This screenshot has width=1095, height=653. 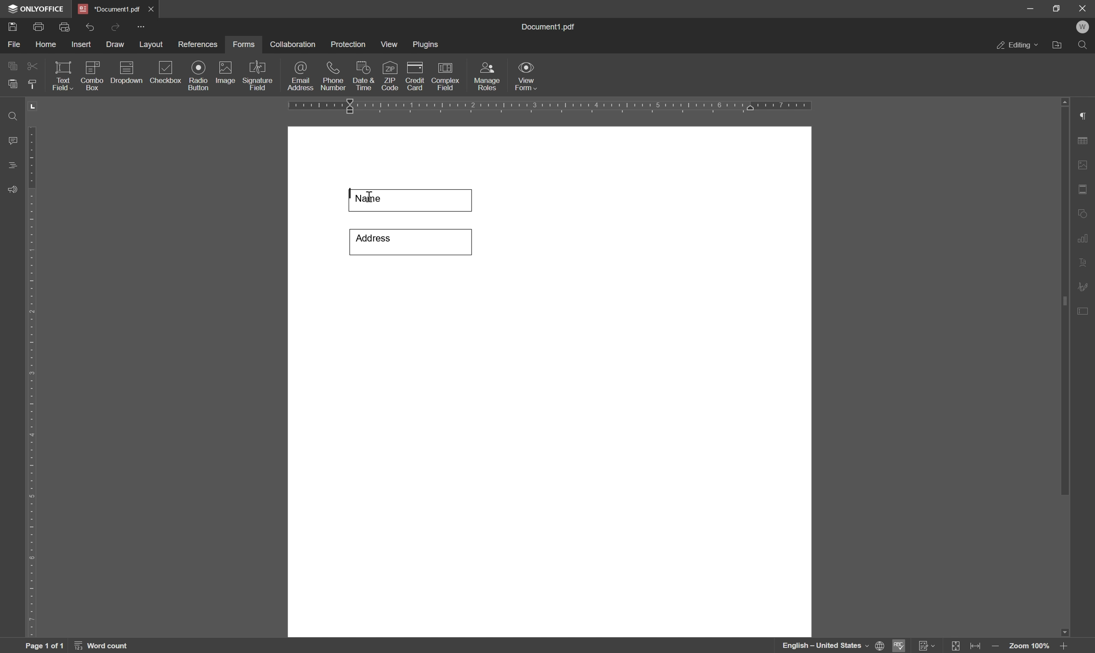 I want to click on phone number, so click(x=333, y=77).